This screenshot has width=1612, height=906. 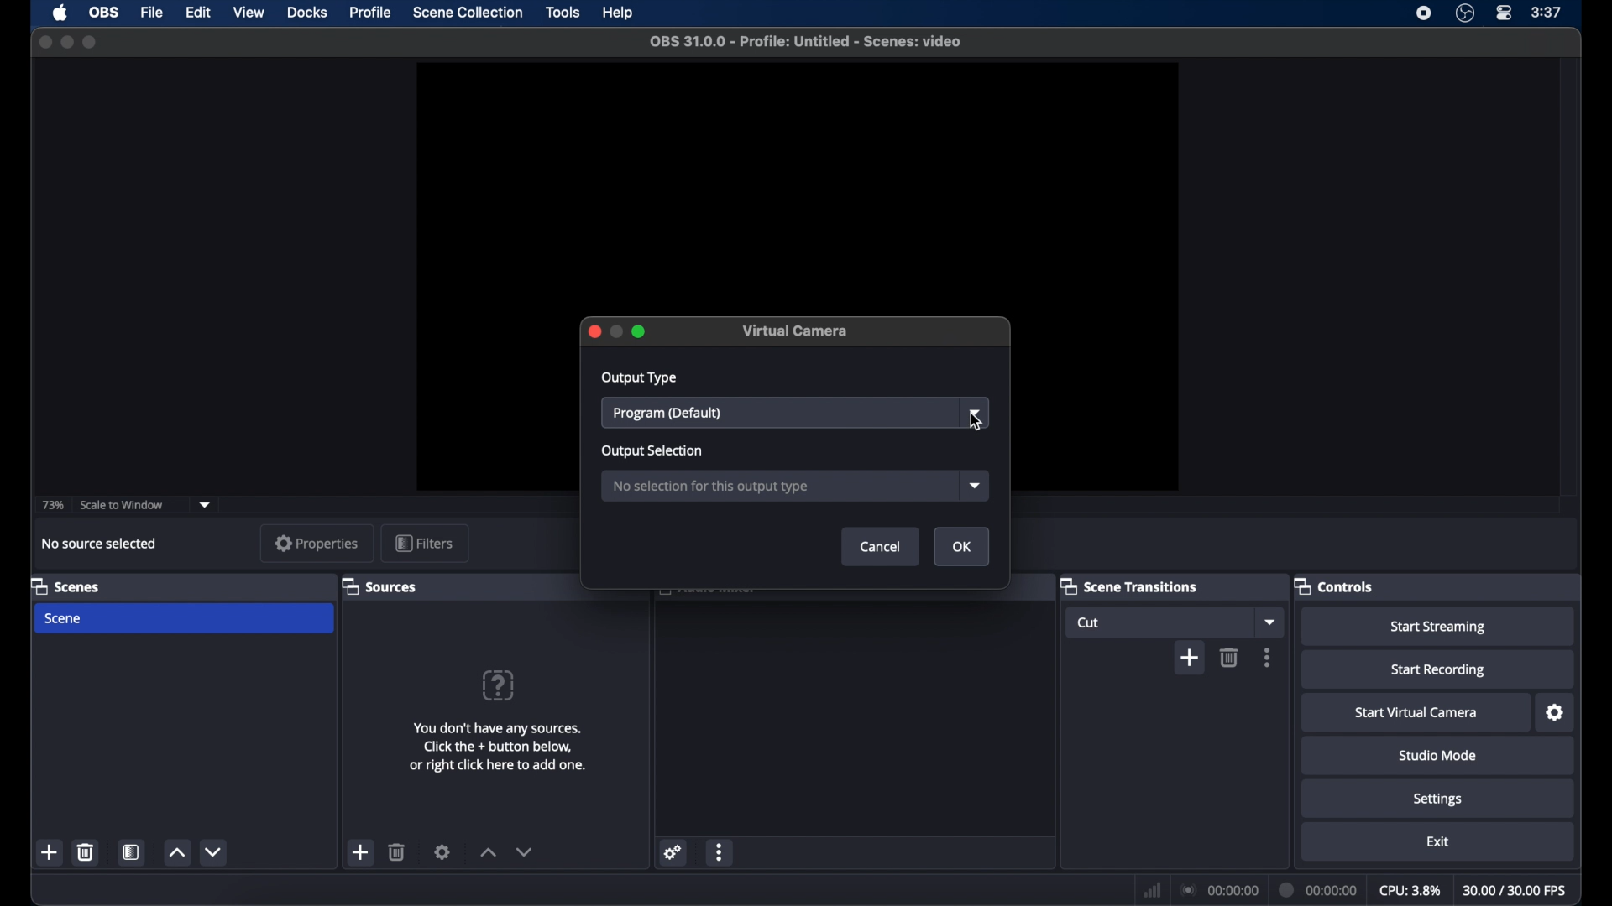 What do you see at coordinates (976, 413) in the screenshot?
I see `dropdown` at bounding box center [976, 413].